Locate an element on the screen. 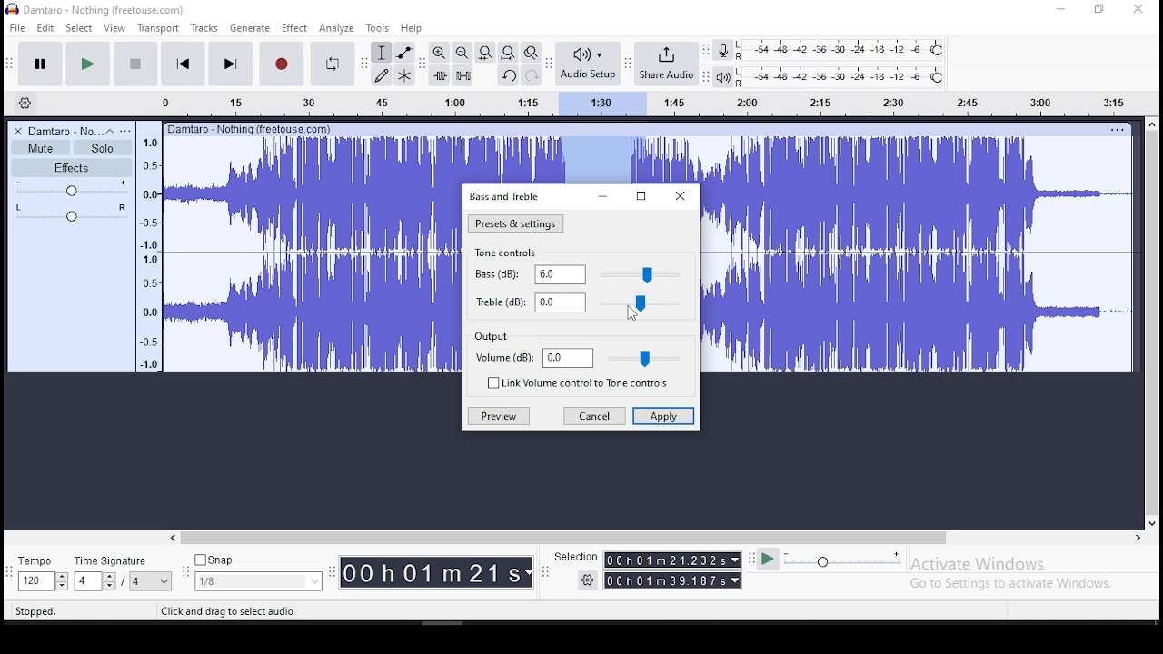 This screenshot has width=1163, height=654.  is located at coordinates (10, 62).